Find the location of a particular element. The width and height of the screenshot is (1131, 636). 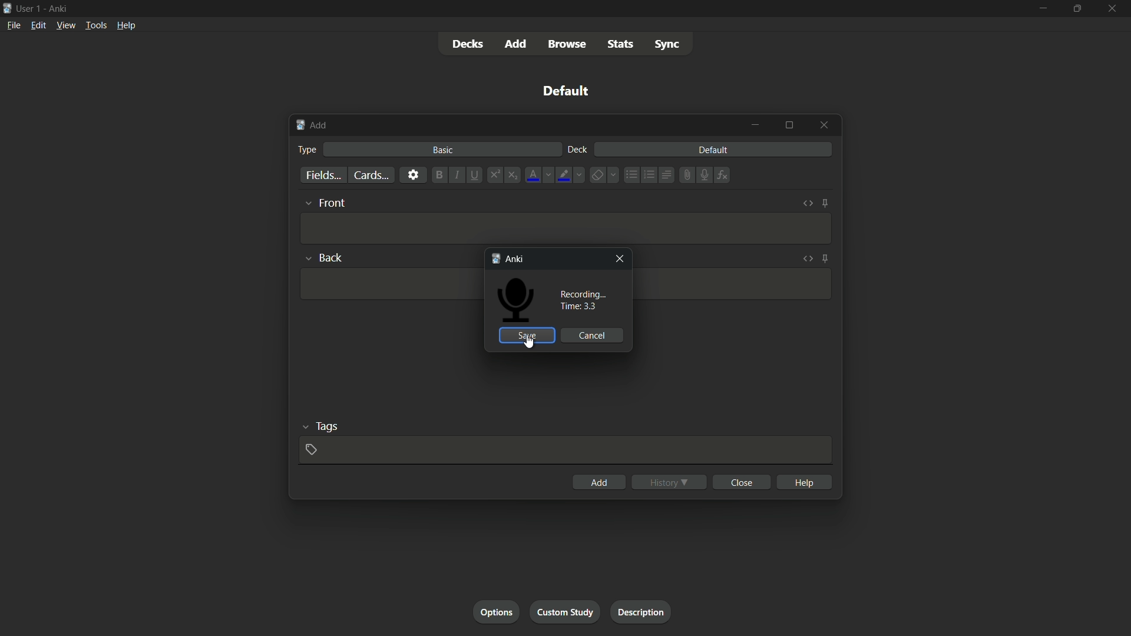

remove  formatting is located at coordinates (597, 175).